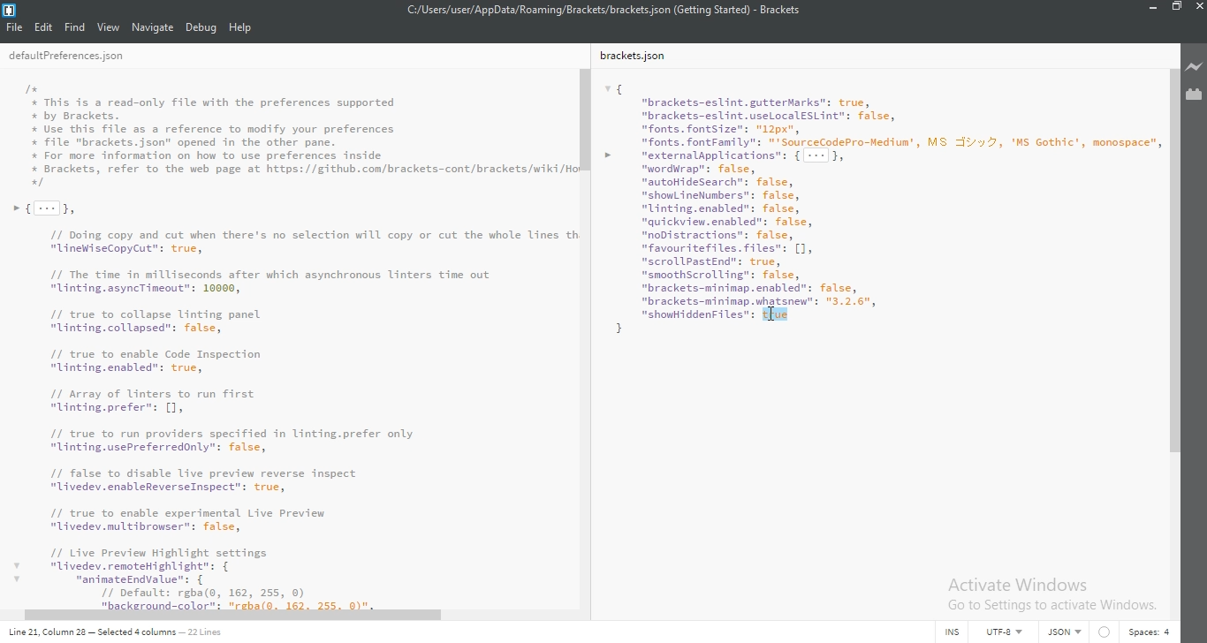 The height and width of the screenshot is (643, 1207). Describe the element at coordinates (1194, 67) in the screenshot. I see `live preview` at that location.